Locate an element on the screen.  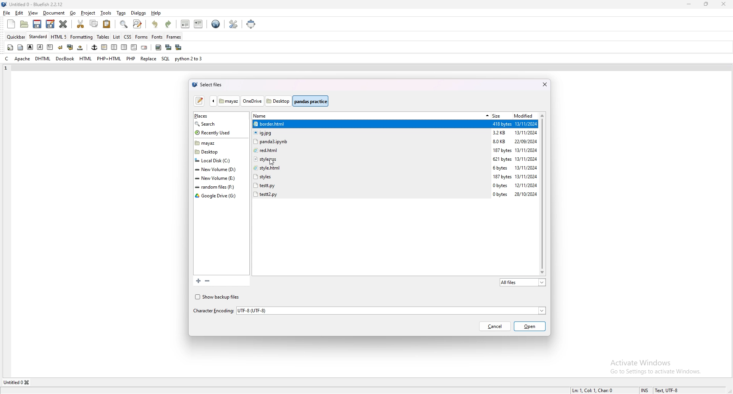
tools is located at coordinates (106, 13).